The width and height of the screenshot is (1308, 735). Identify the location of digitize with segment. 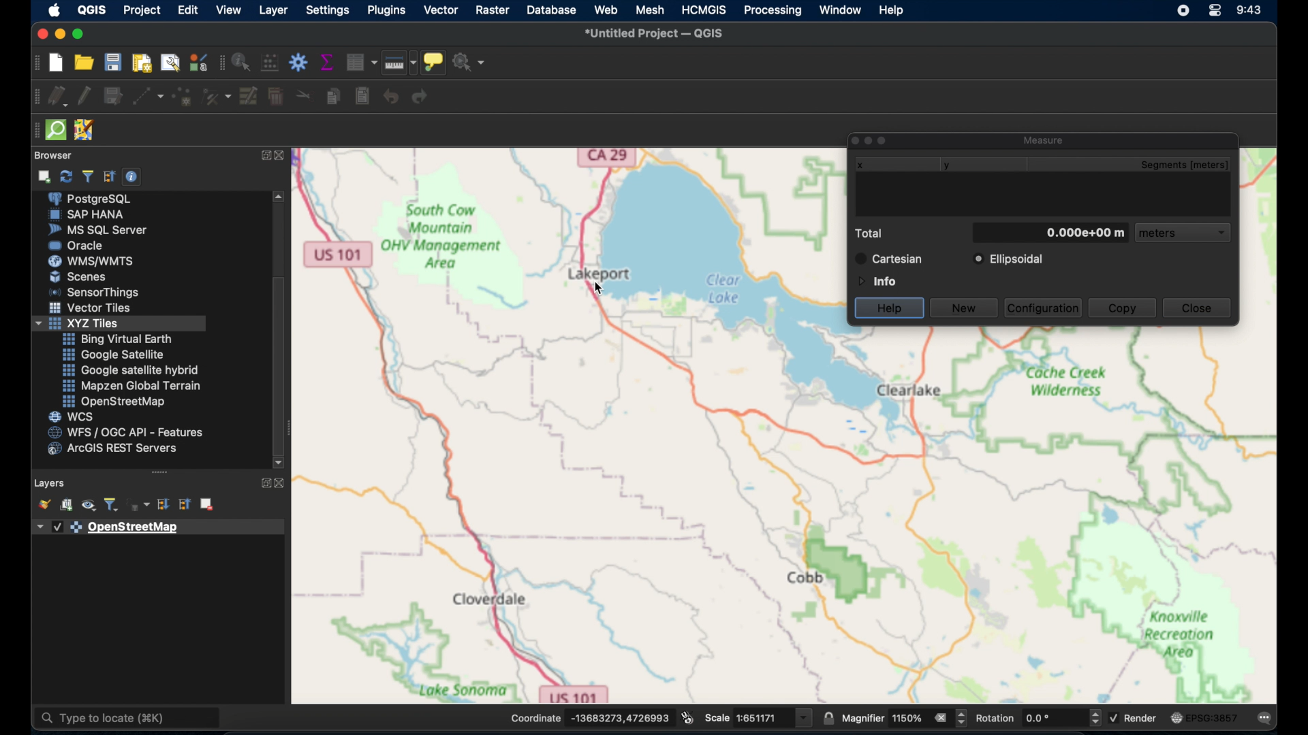
(148, 98).